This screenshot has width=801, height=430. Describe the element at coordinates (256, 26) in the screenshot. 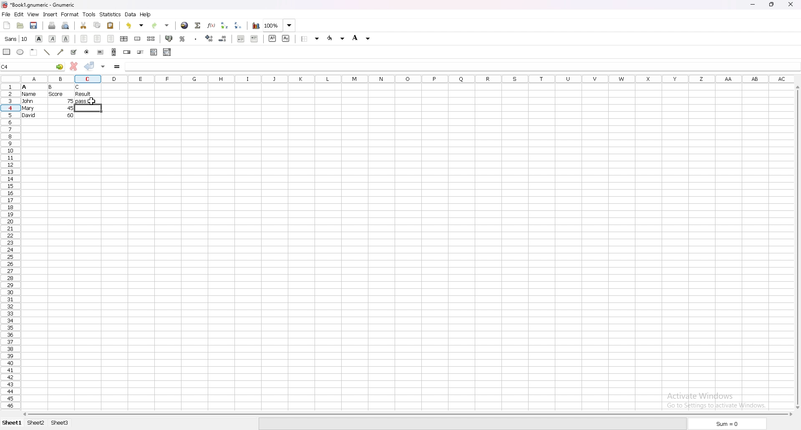

I see `chart` at that location.